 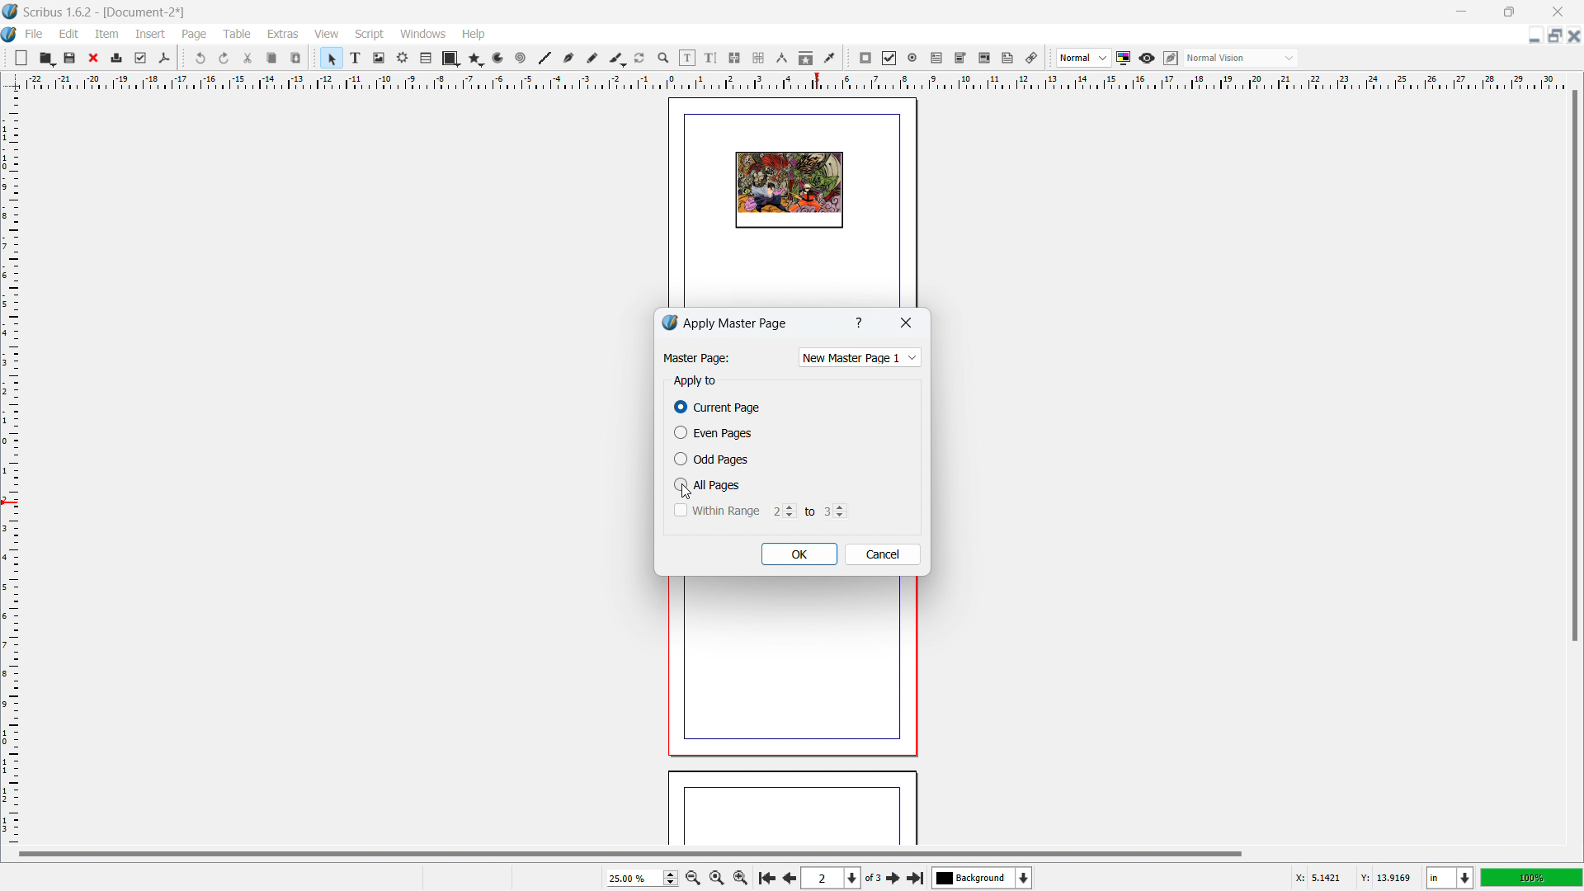 I want to click on print, so click(x=117, y=56).